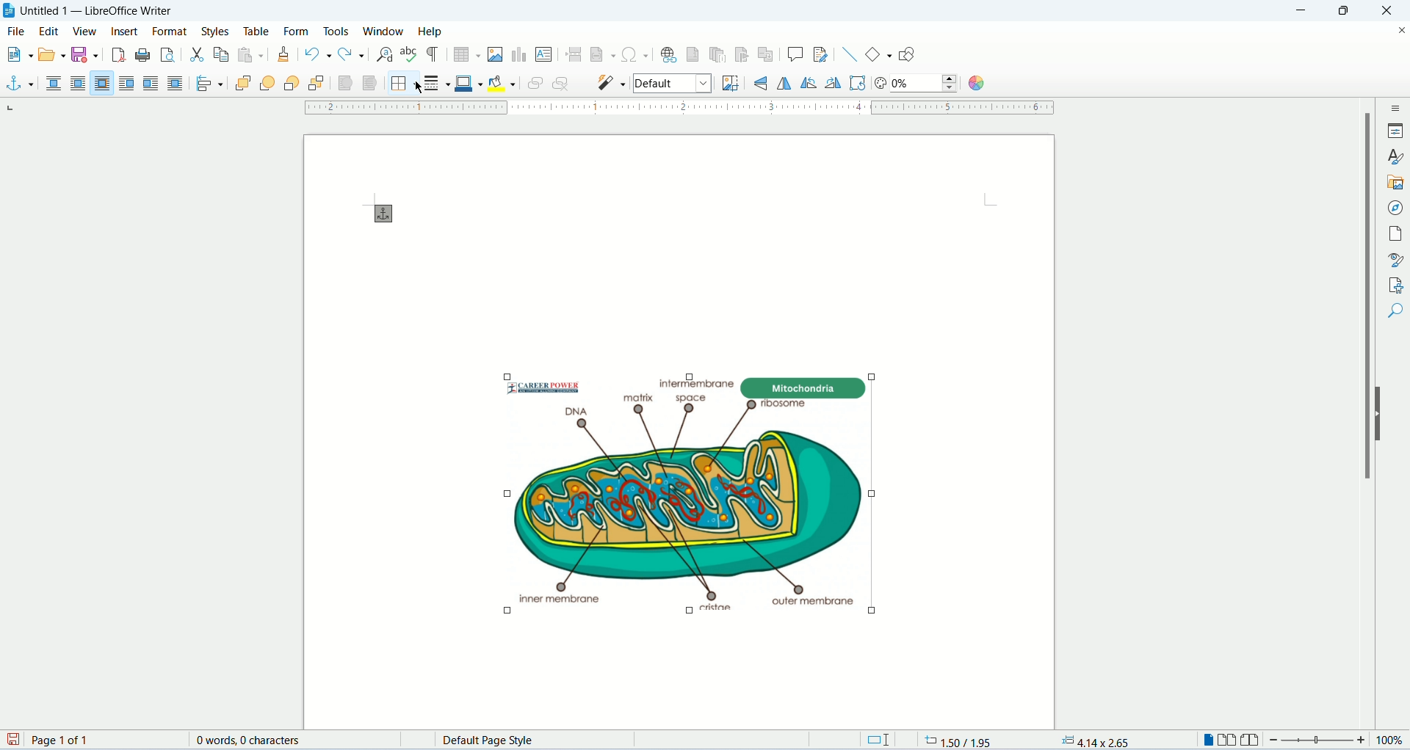 The height and width of the screenshot is (750, 1410). I want to click on before, so click(128, 84).